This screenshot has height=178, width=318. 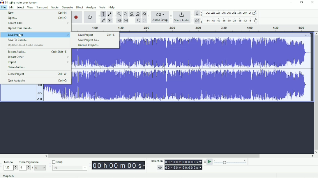 What do you see at coordinates (37, 23) in the screenshot?
I see `Recent Files` at bounding box center [37, 23].